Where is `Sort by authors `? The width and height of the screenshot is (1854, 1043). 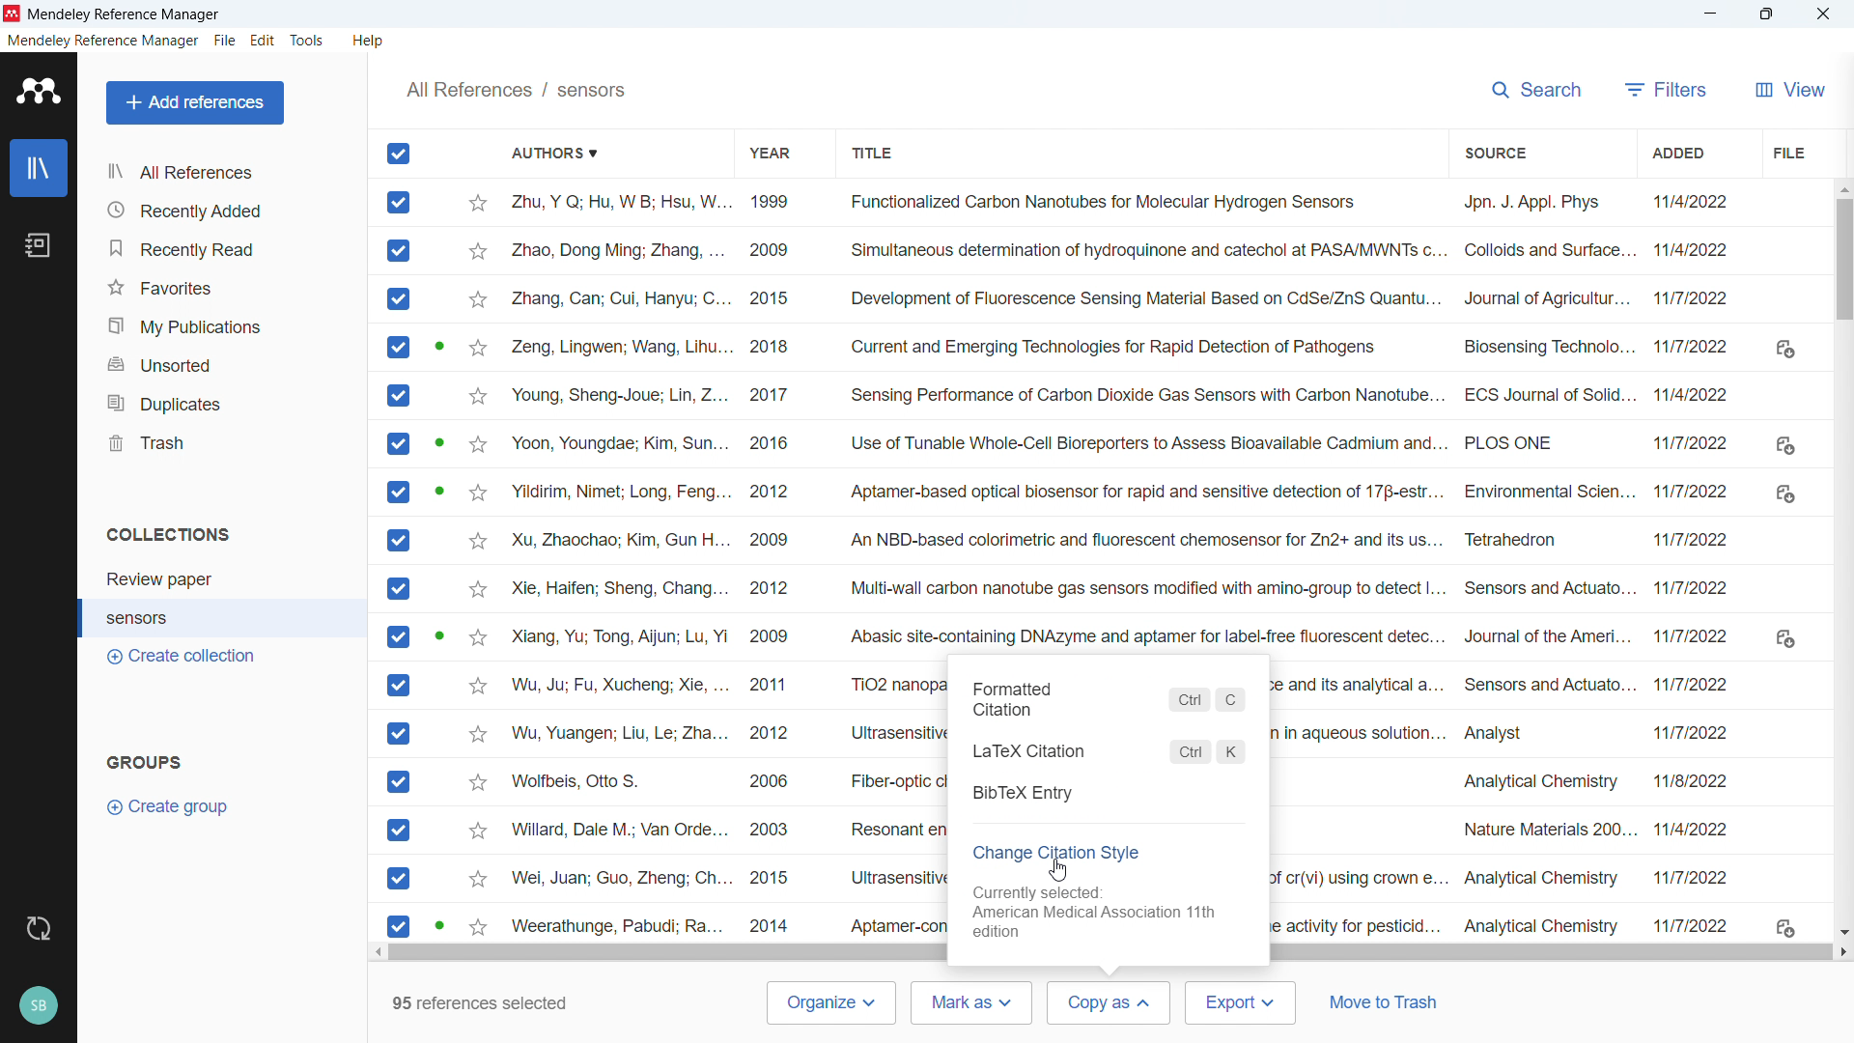
Sort by authors  is located at coordinates (553, 154).